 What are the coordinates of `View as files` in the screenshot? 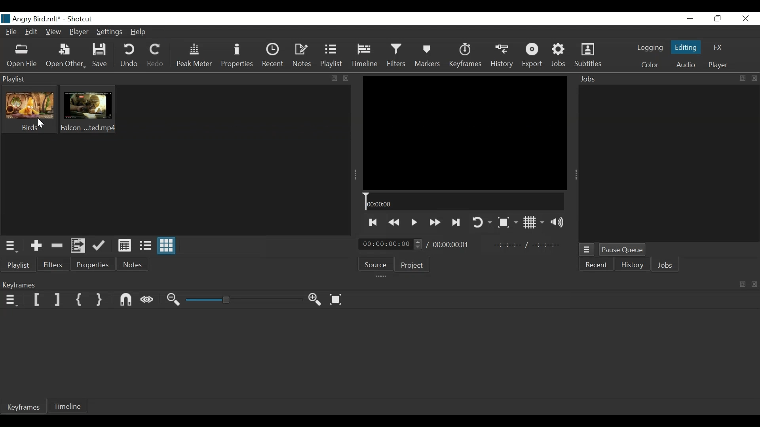 It's located at (147, 247).